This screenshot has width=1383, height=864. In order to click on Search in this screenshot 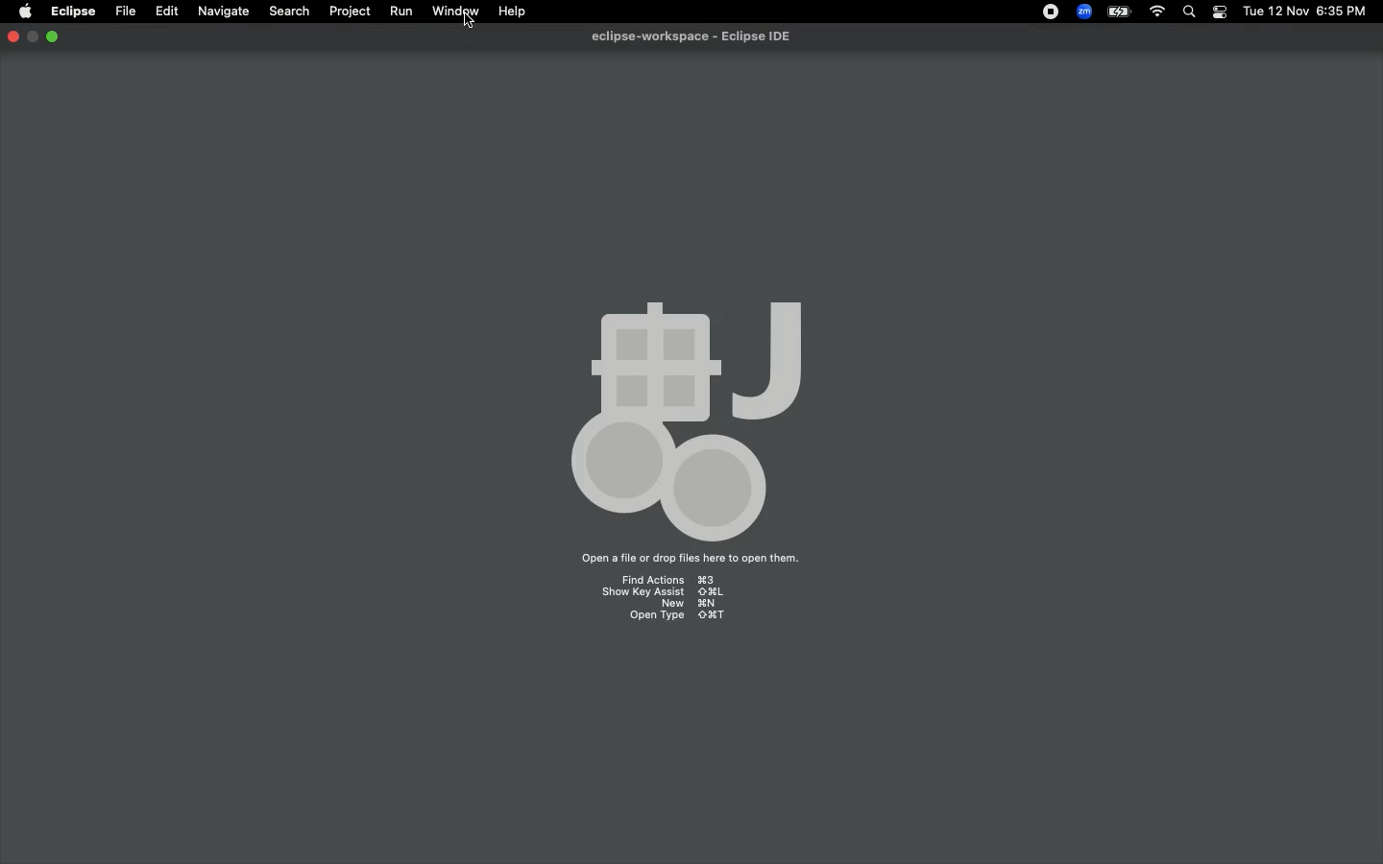, I will do `click(287, 11)`.